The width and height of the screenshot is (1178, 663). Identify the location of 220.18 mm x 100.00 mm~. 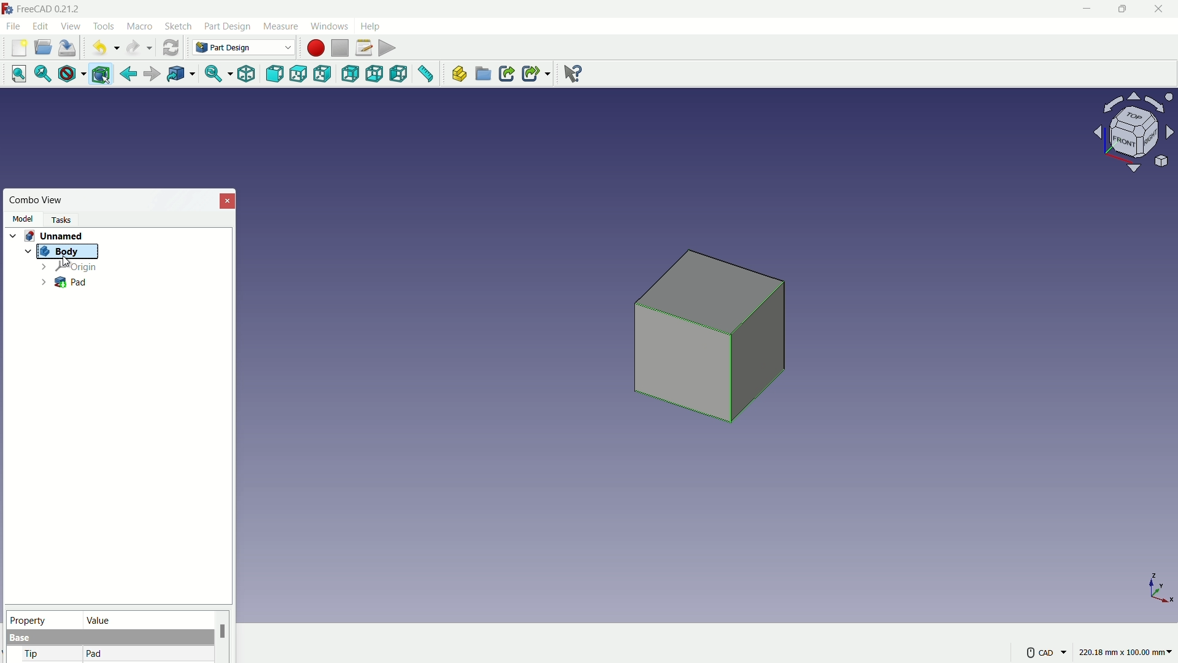
(1125, 652).